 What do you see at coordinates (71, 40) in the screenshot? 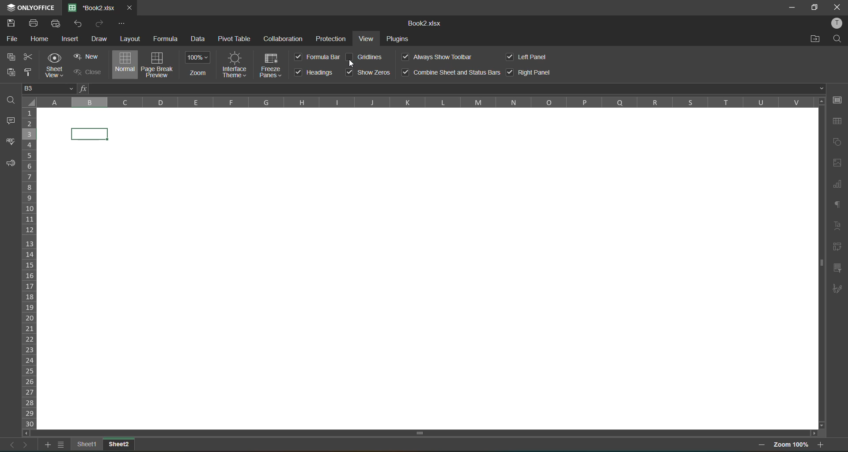
I see `insert` at bounding box center [71, 40].